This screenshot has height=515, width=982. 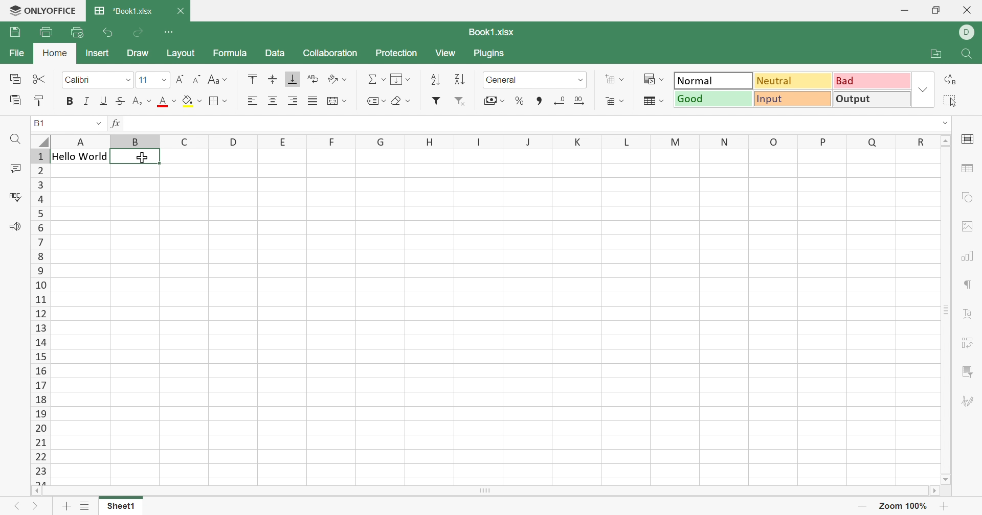 I want to click on Zoom 100%, so click(x=904, y=506).